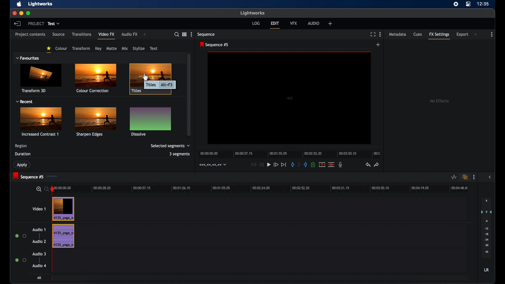 This screenshot has width=505, height=284. What do you see at coordinates (95, 78) in the screenshot?
I see `color corrections` at bounding box center [95, 78].